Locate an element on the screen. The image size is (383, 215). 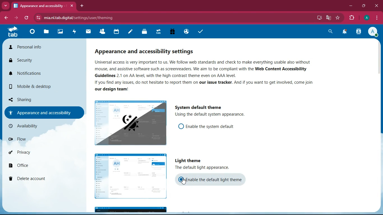
notes is located at coordinates (129, 32).